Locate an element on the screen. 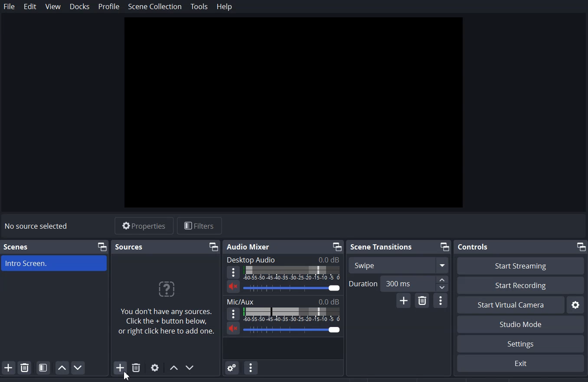 The image size is (588, 382). Start Streaming is located at coordinates (520, 265).